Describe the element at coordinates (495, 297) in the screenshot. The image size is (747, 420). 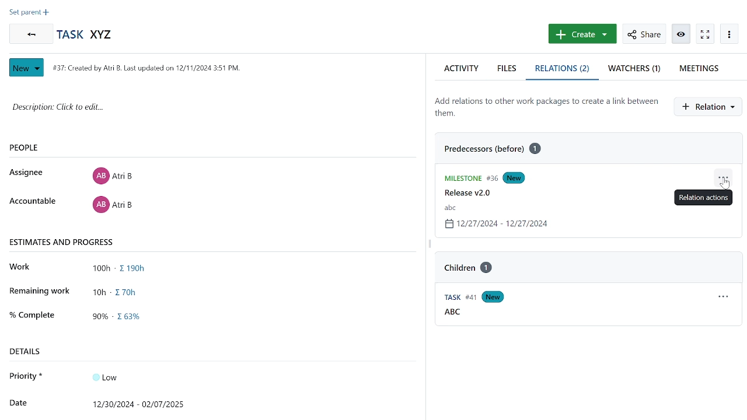
I see `new` at that location.